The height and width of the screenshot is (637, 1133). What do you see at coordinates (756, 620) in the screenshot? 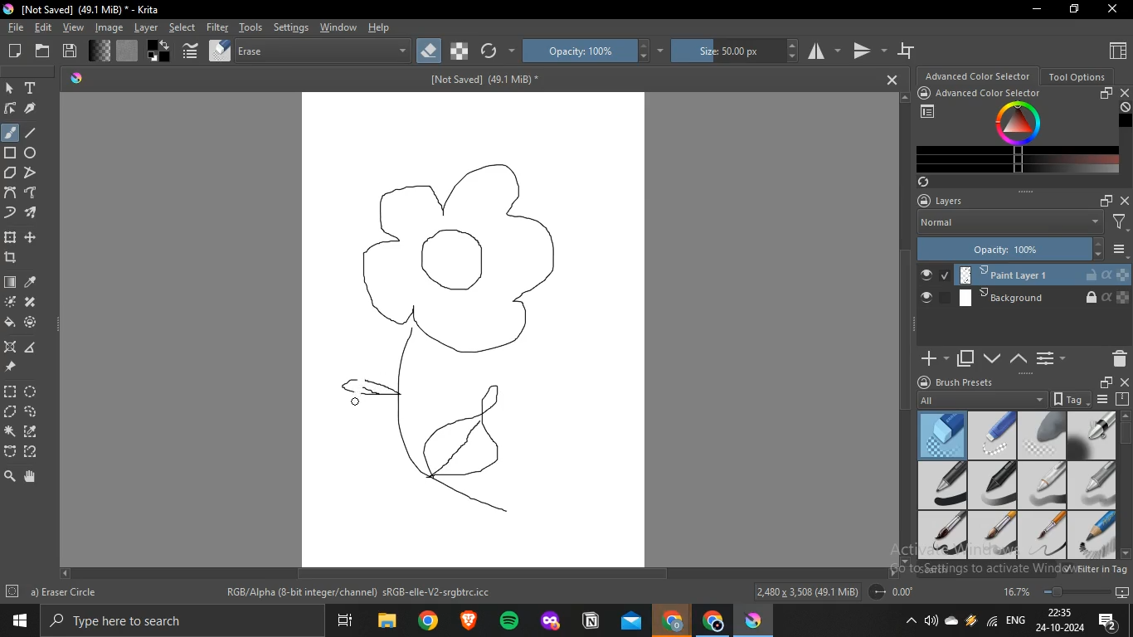
I see `Application` at bounding box center [756, 620].